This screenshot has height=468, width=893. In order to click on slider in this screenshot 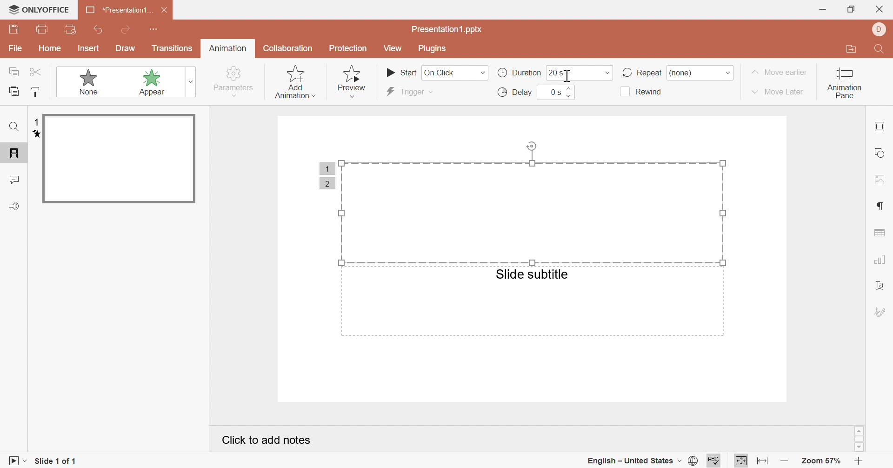, I will do `click(570, 92)`.